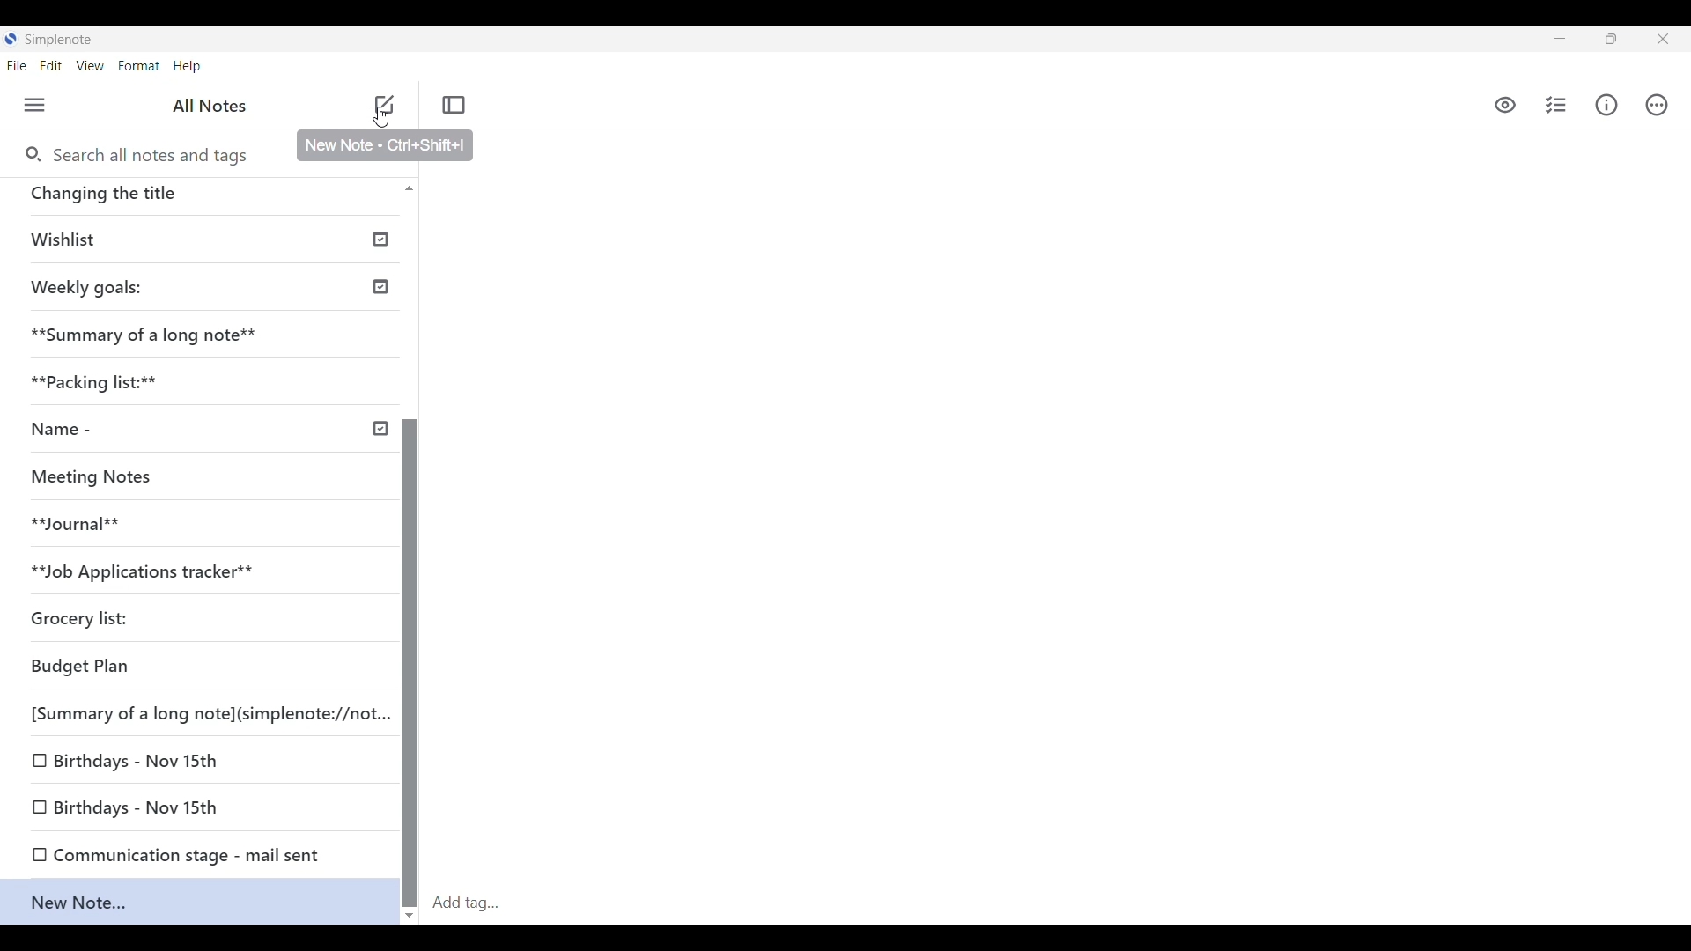 The height and width of the screenshot is (951, 1691). I want to click on [Summary of a long note](simplenote://not..., so click(208, 711).